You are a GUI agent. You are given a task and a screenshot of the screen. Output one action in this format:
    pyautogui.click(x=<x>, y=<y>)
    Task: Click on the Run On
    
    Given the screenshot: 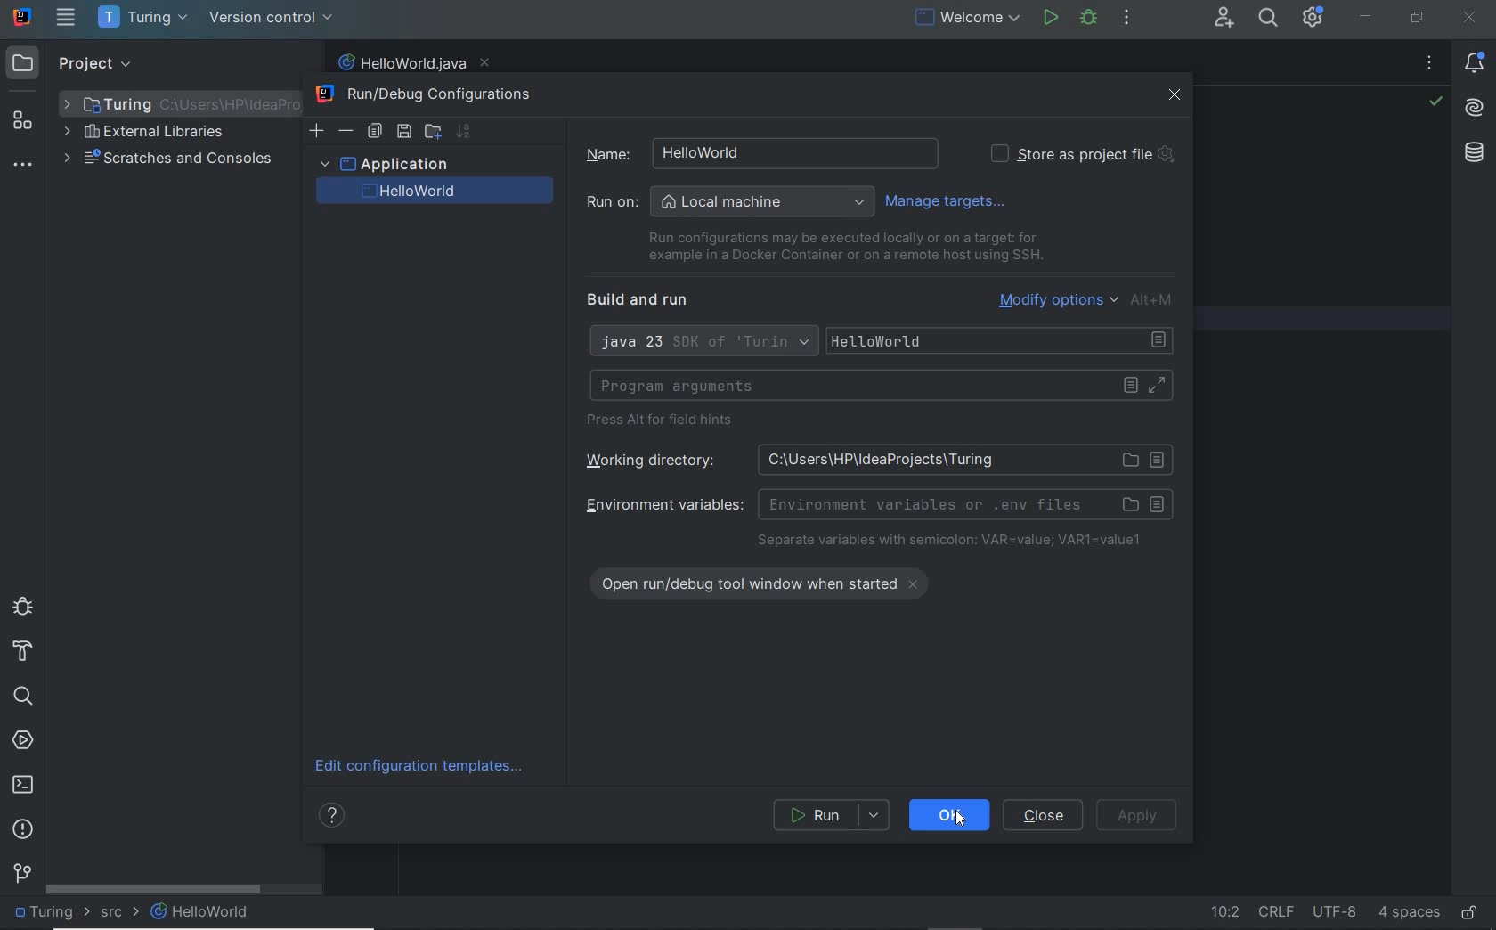 What is the action you would take?
    pyautogui.click(x=730, y=202)
    